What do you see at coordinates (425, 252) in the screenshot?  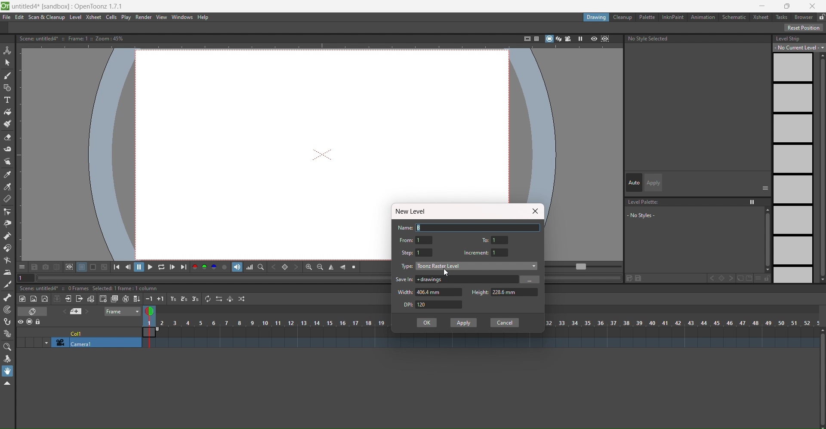 I see `1` at bounding box center [425, 252].